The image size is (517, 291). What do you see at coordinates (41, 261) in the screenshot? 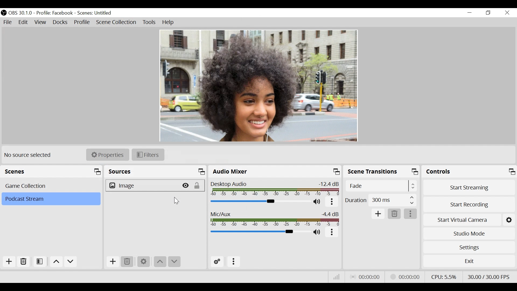
I see `Open Filter Source` at bounding box center [41, 261].